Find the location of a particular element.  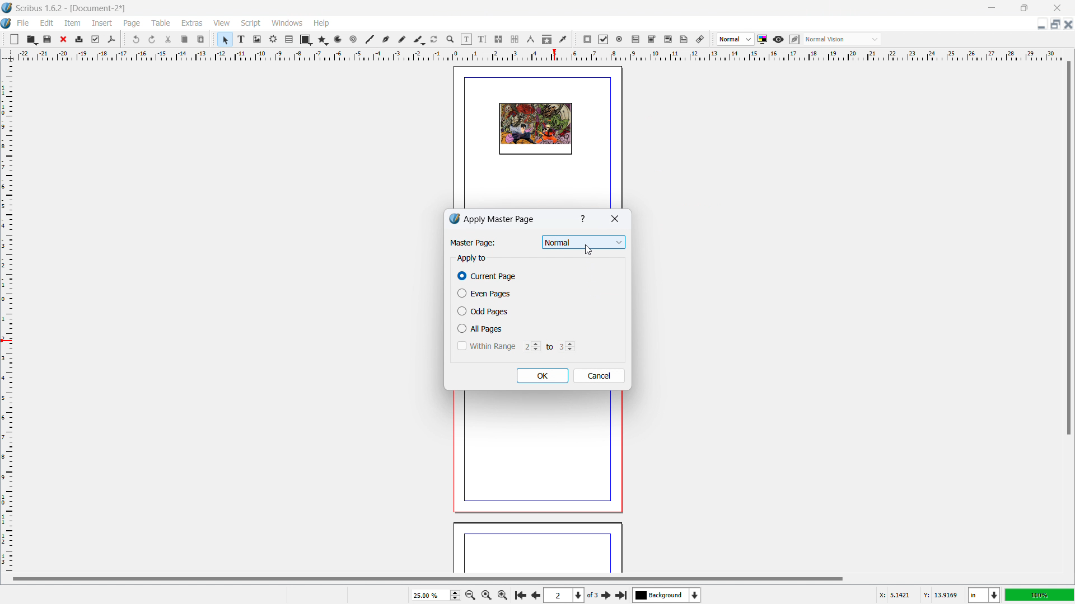

eye dropper is located at coordinates (564, 39).